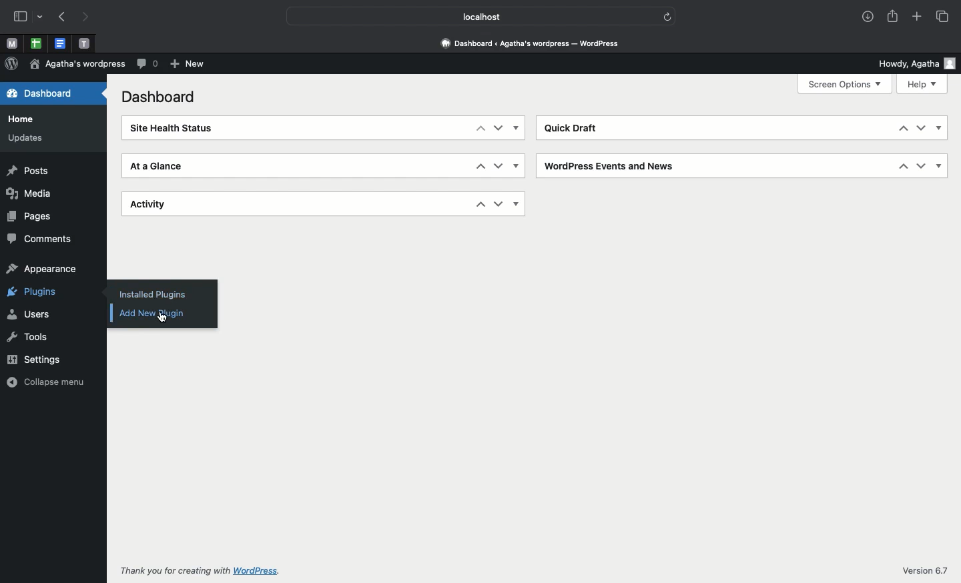 Image resolution: width=961 pixels, height=583 pixels. Describe the element at coordinates (941, 127) in the screenshot. I see `Show` at that location.